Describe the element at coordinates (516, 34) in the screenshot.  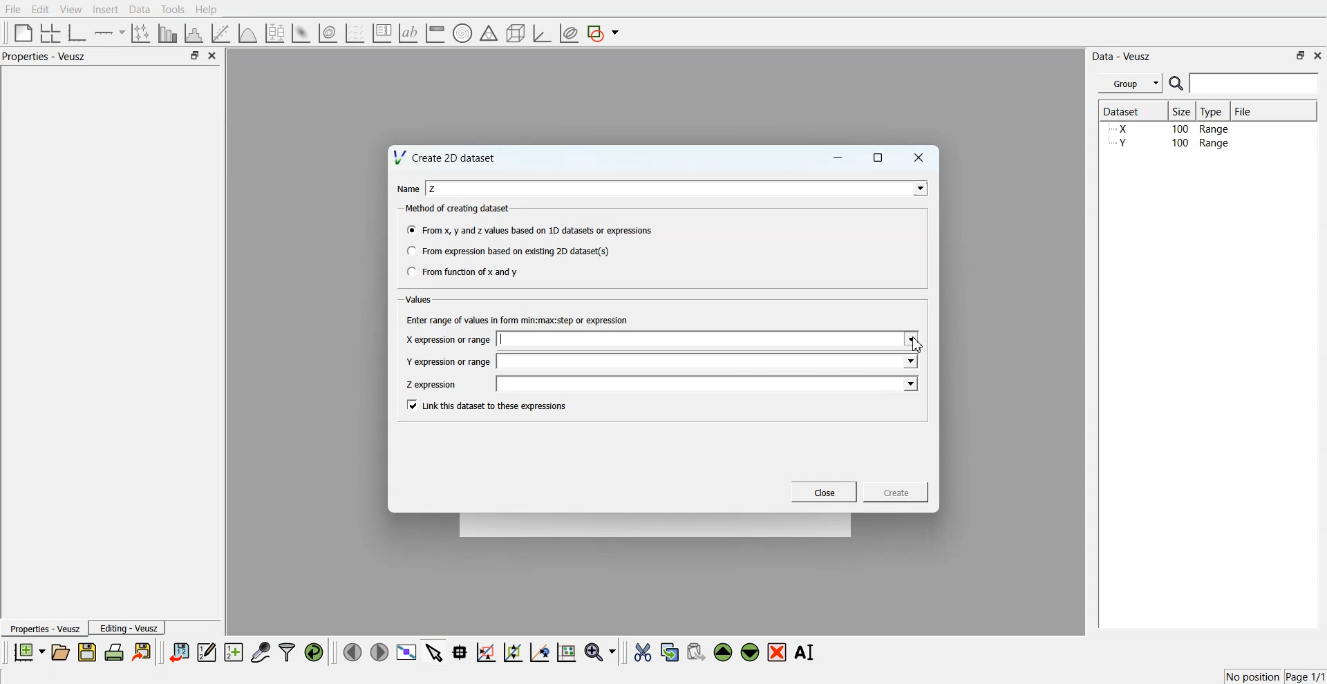
I see `3D Scene` at that location.